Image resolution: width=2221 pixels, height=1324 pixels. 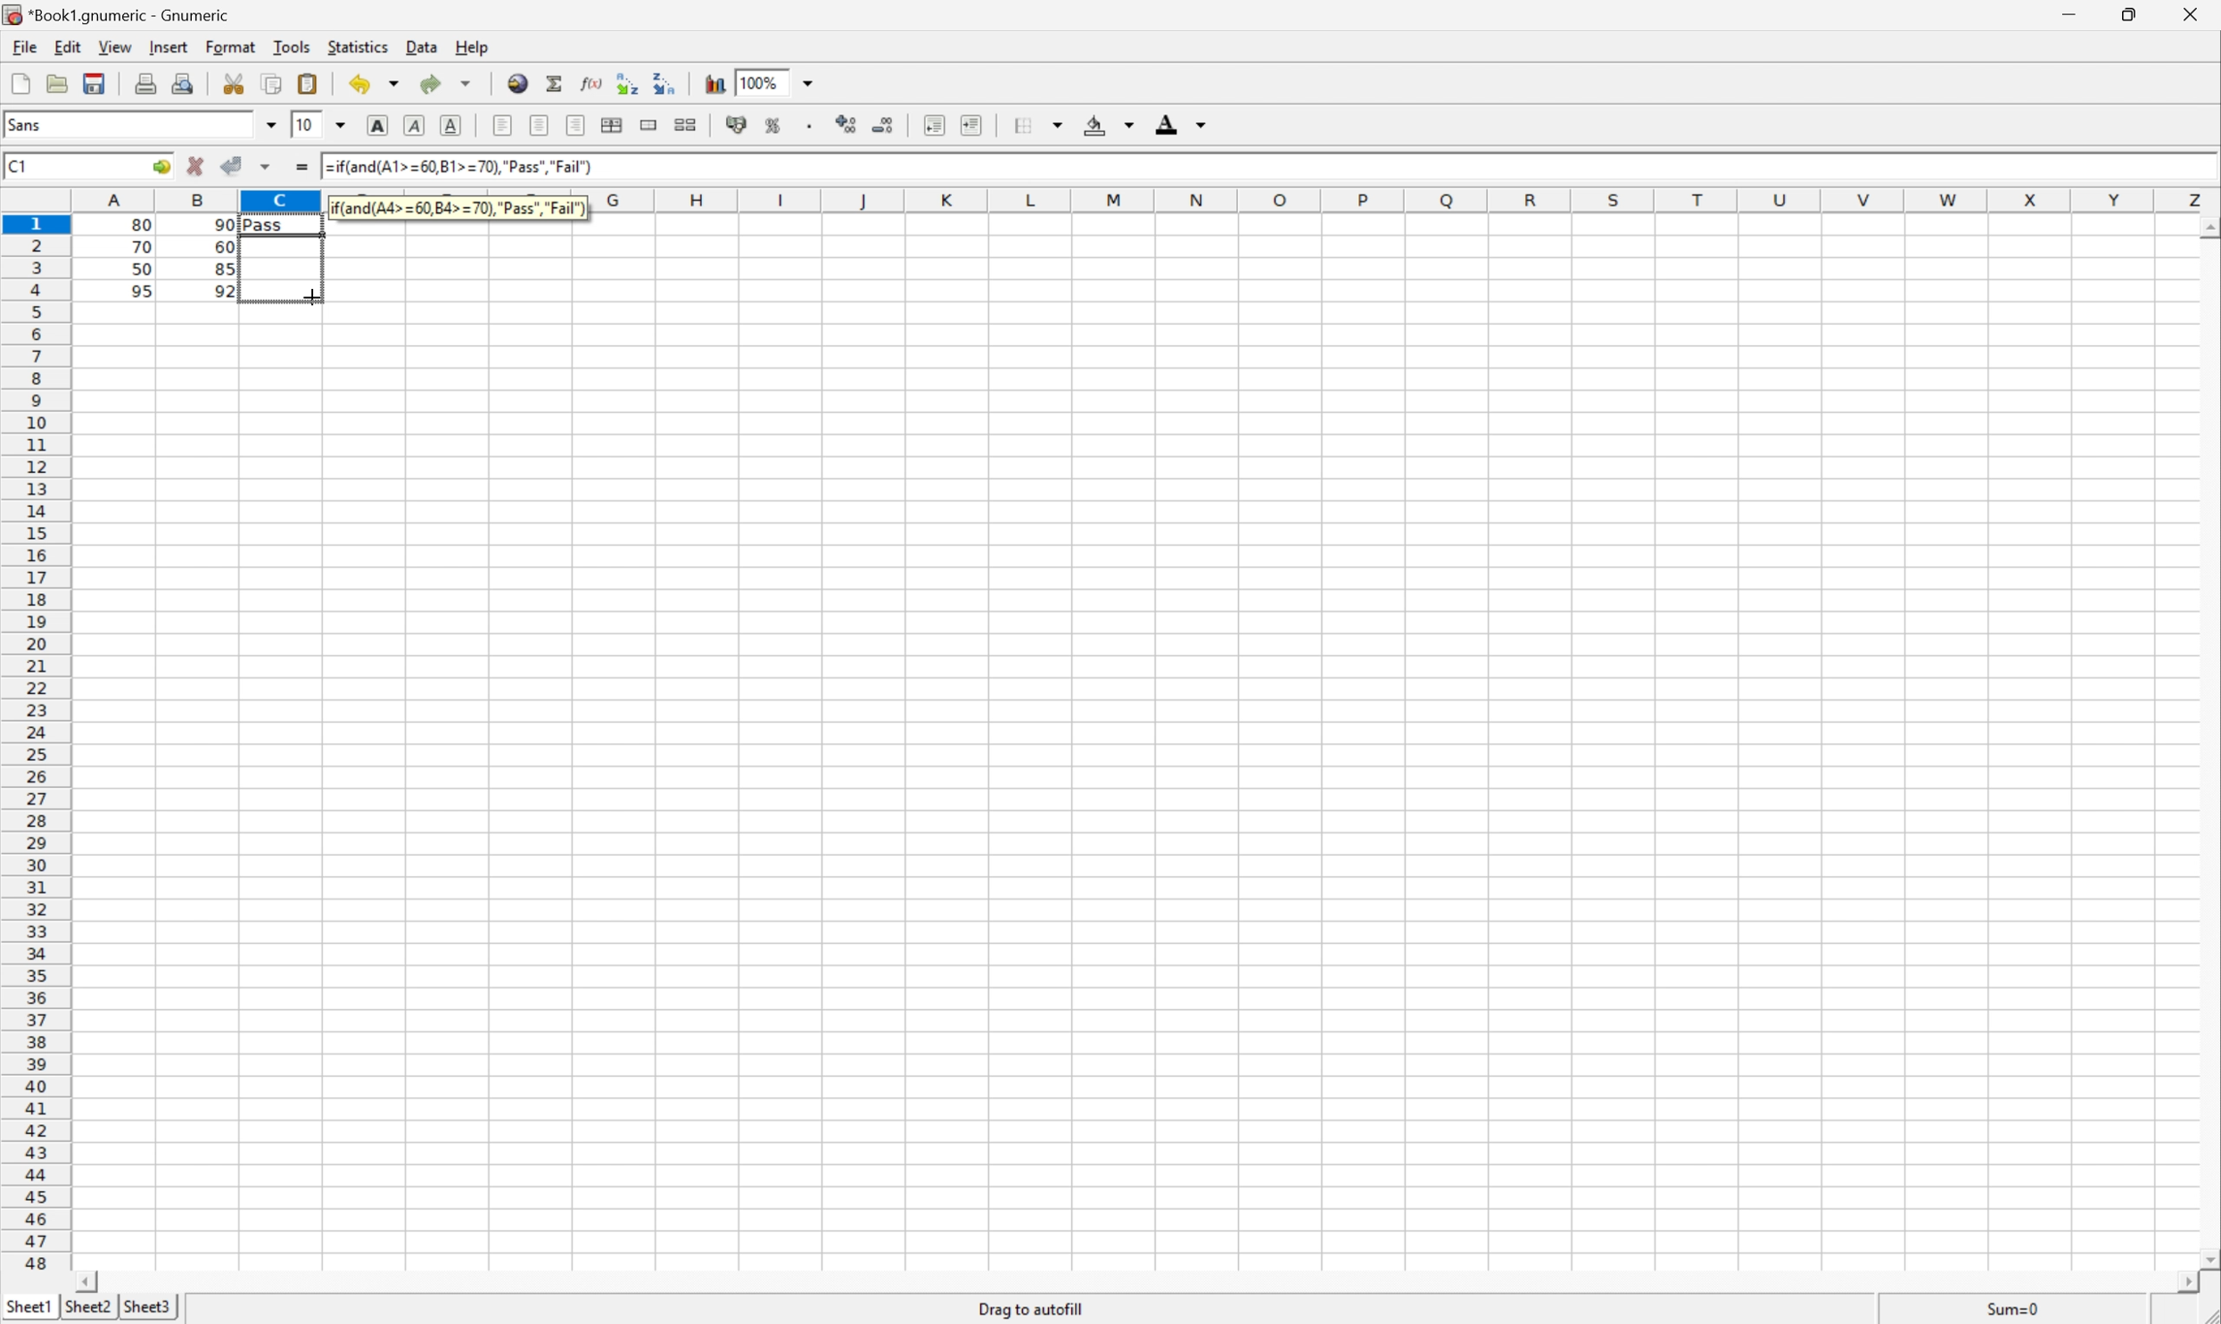 What do you see at coordinates (453, 125) in the screenshot?
I see `Underline` at bounding box center [453, 125].